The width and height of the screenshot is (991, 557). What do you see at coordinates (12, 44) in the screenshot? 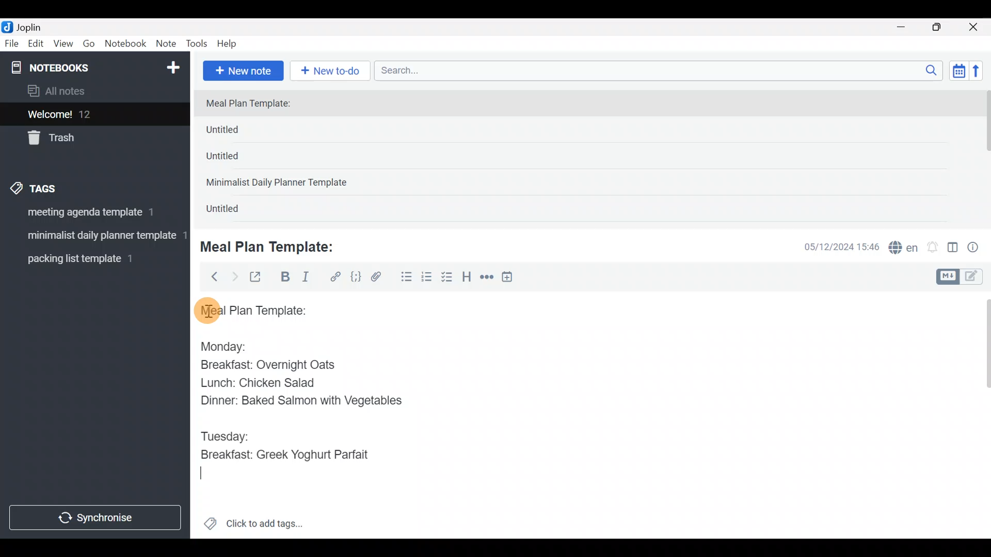
I see `File` at bounding box center [12, 44].